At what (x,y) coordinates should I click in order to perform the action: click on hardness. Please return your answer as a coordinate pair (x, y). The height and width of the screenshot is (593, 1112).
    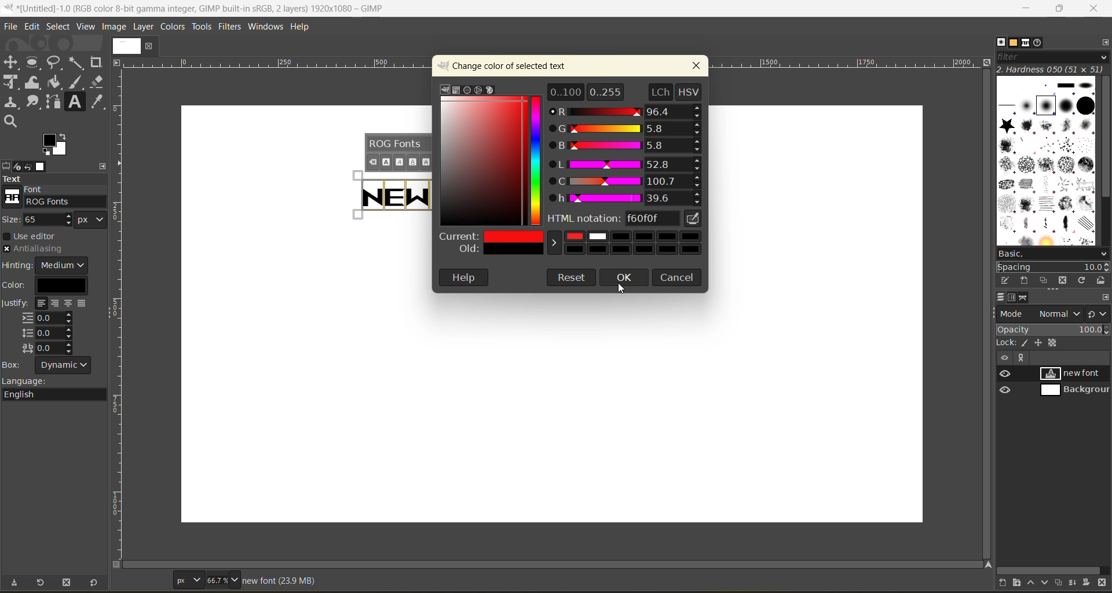
    Looking at the image, I should click on (1052, 69).